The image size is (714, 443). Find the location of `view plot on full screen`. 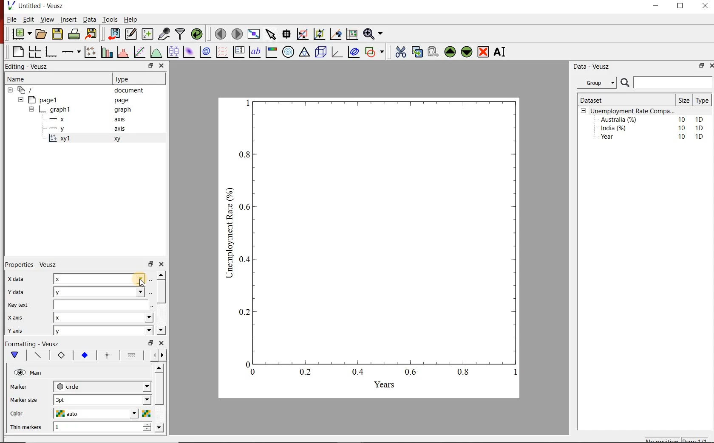

view plot on full screen is located at coordinates (255, 34).